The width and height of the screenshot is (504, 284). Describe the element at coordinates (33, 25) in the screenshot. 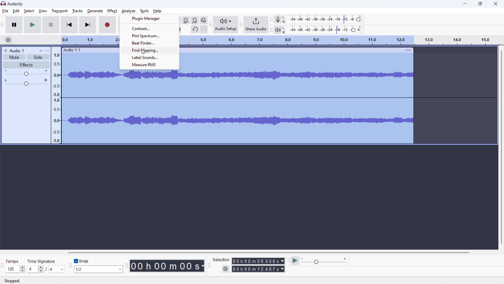

I see `play` at that location.